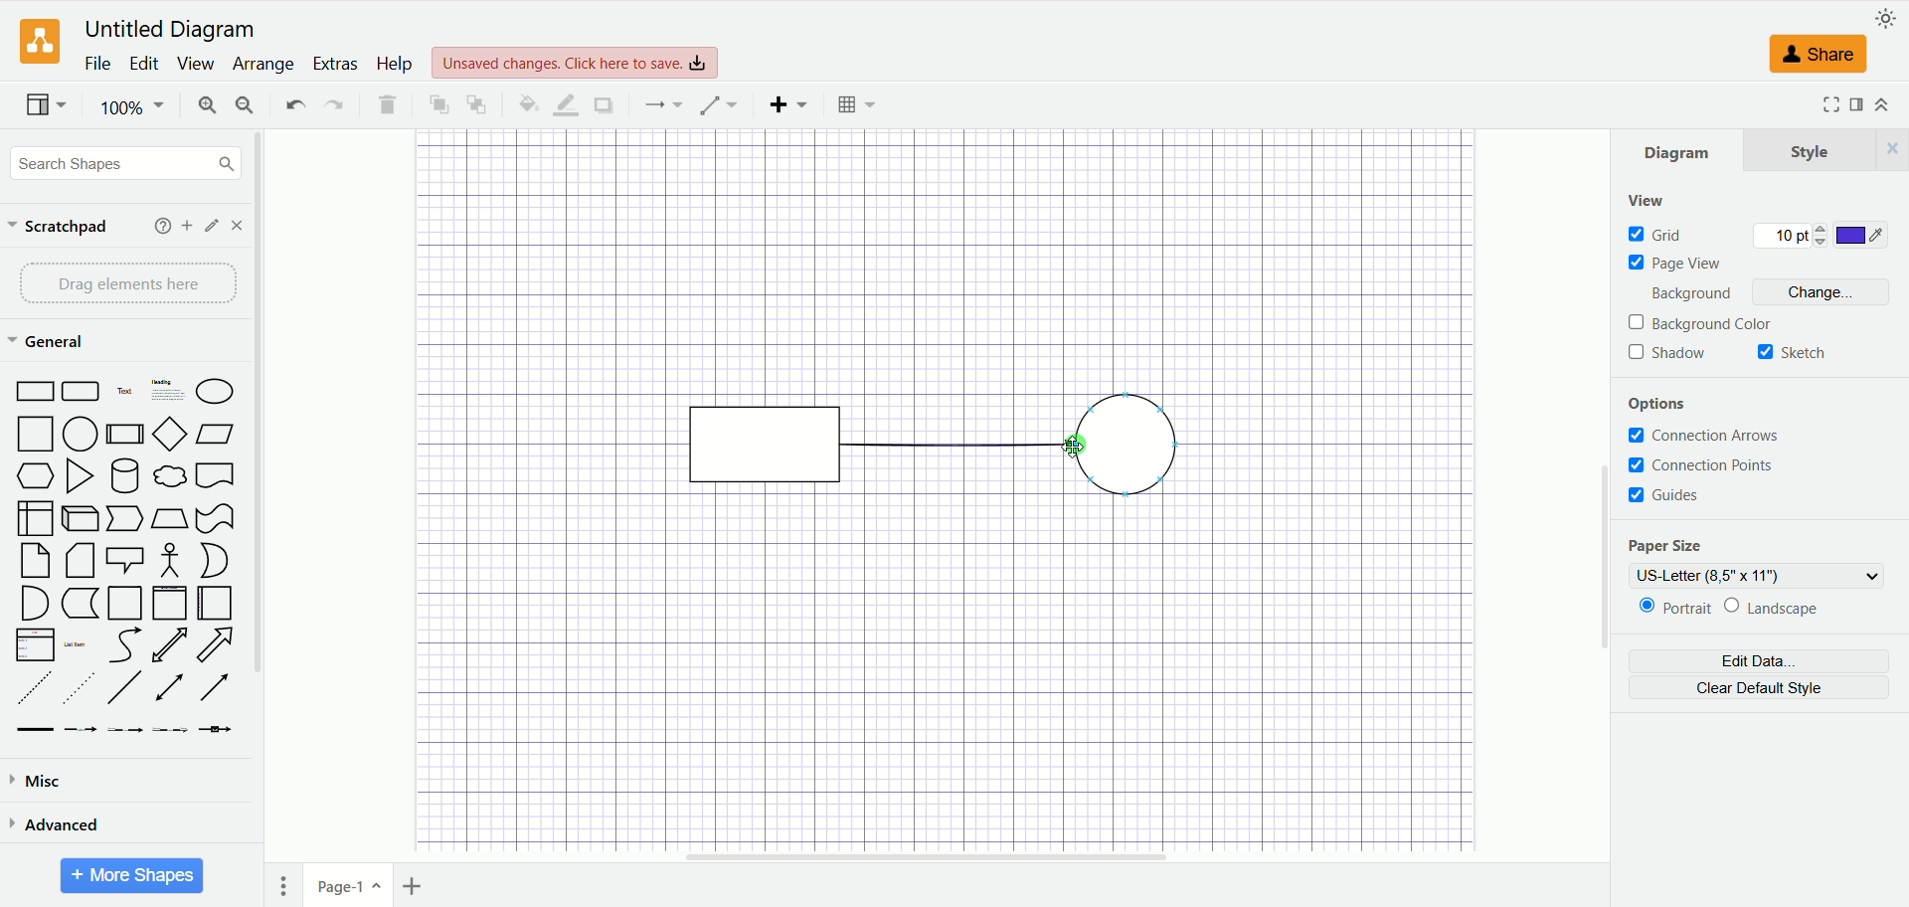 Image resolution: width=1909 pixels, height=907 pixels. What do you see at coordinates (216, 605) in the screenshot?
I see `Horizontal Page` at bounding box center [216, 605].